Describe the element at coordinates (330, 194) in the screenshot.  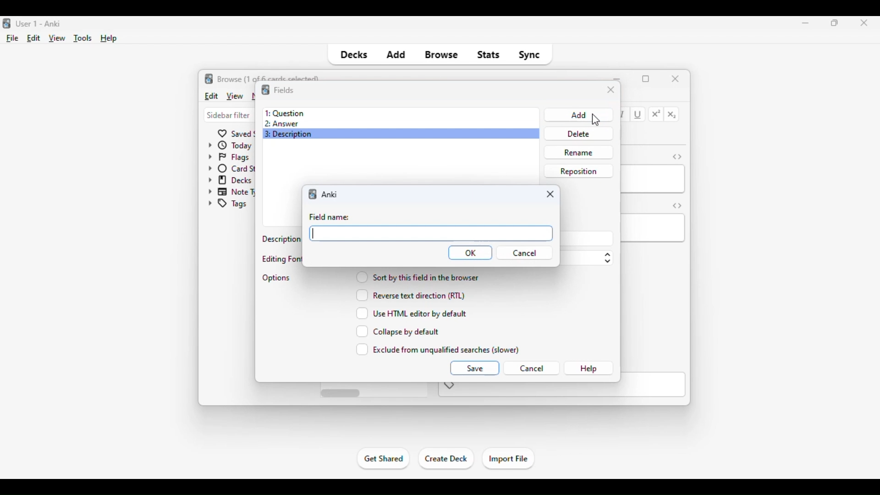
I see `anki` at that location.